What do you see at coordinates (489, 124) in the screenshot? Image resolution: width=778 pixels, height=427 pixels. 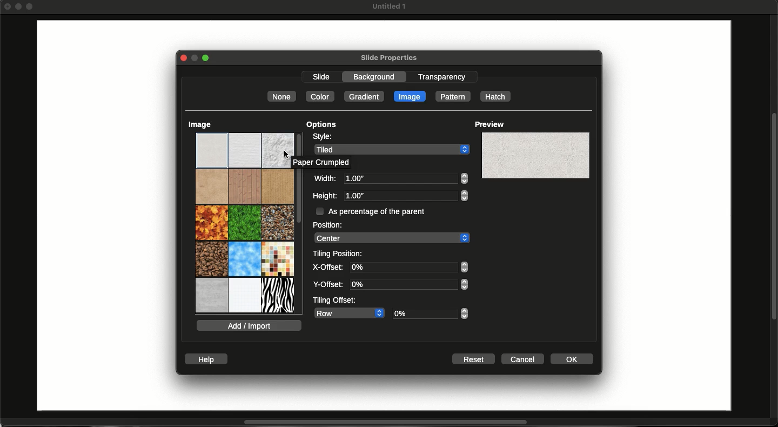 I see `Preview` at bounding box center [489, 124].